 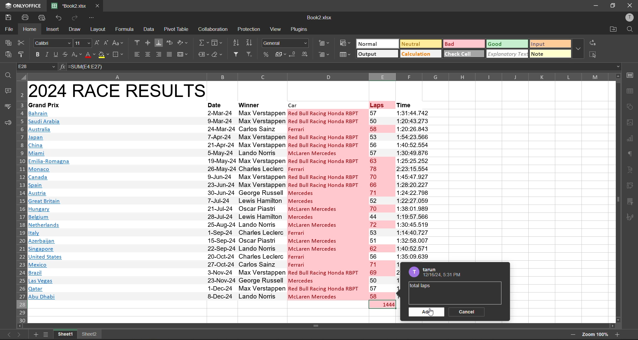 What do you see at coordinates (36, 335) in the screenshot?
I see `add new sheet` at bounding box center [36, 335].